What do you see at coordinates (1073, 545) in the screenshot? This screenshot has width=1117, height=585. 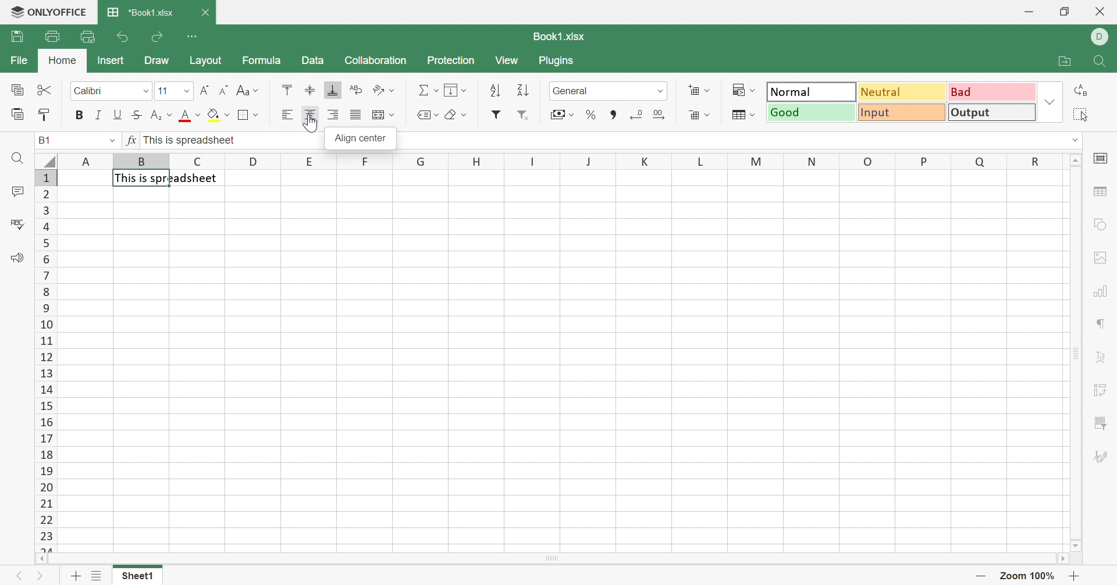 I see `Scroll Down` at bounding box center [1073, 545].